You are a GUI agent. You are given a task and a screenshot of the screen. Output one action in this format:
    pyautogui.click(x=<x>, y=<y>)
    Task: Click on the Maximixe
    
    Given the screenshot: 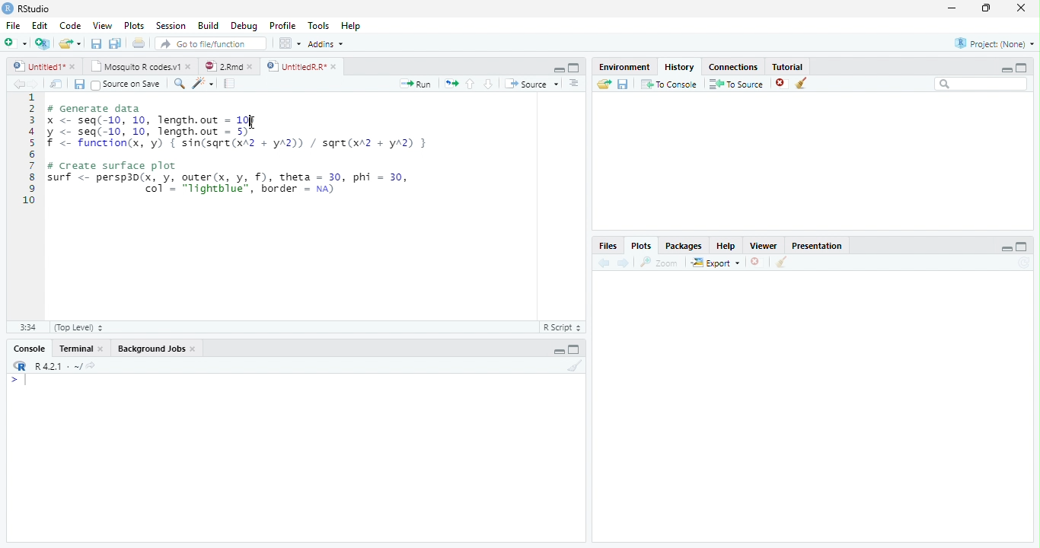 What is the action you would take?
    pyautogui.click(x=574, y=67)
    